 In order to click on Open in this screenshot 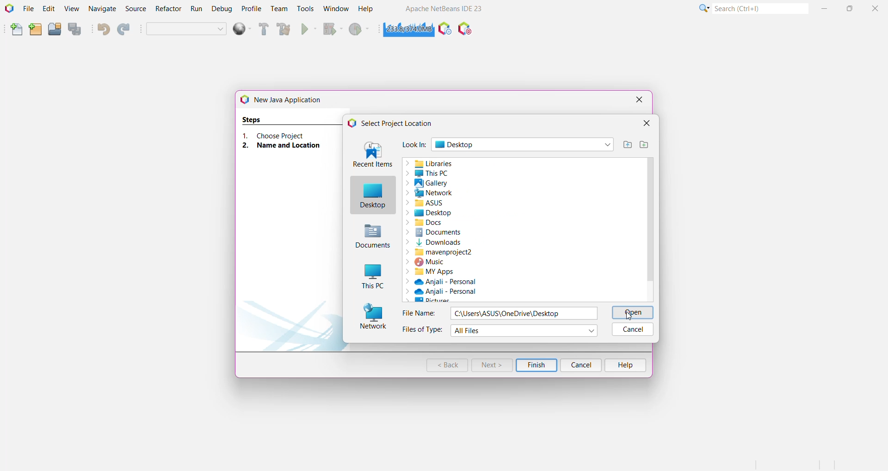, I will do `click(633, 313)`.